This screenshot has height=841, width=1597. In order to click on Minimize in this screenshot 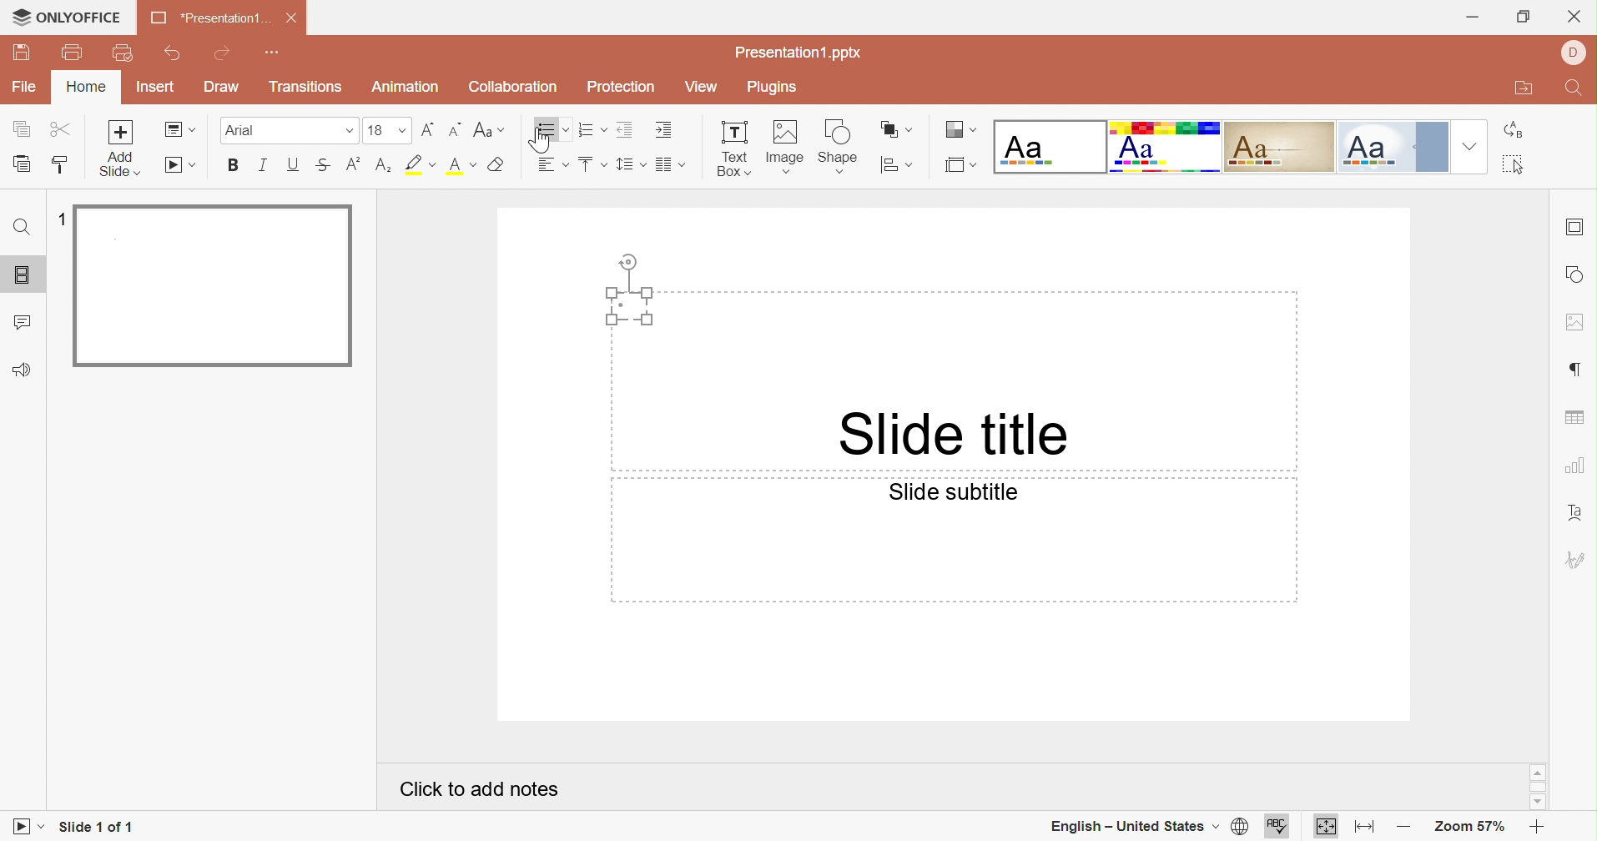, I will do `click(1478, 13)`.